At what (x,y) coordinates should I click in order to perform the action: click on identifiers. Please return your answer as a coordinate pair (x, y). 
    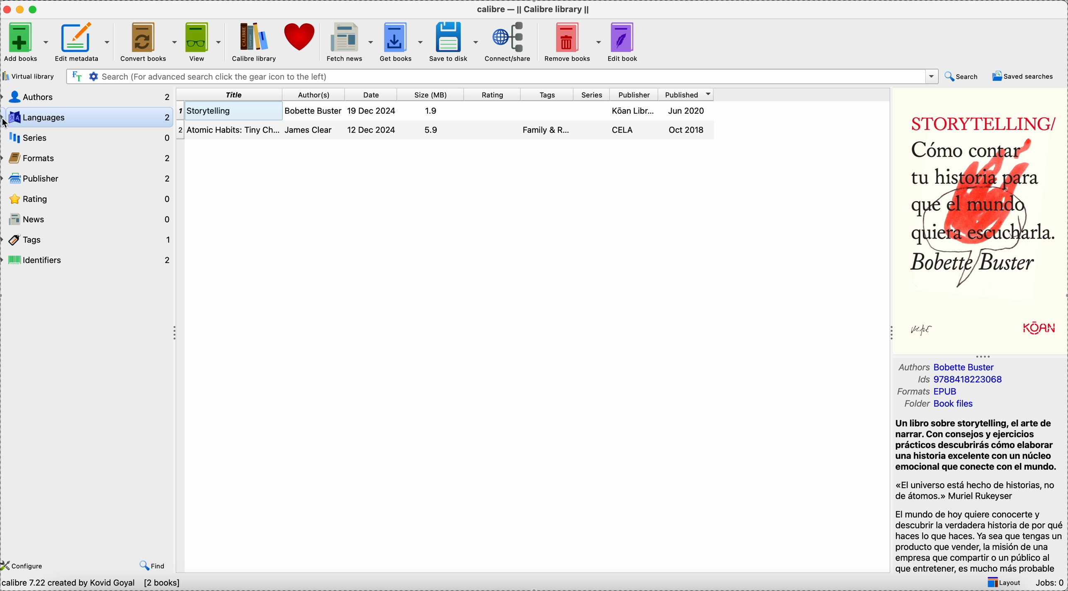
    Looking at the image, I should click on (87, 260).